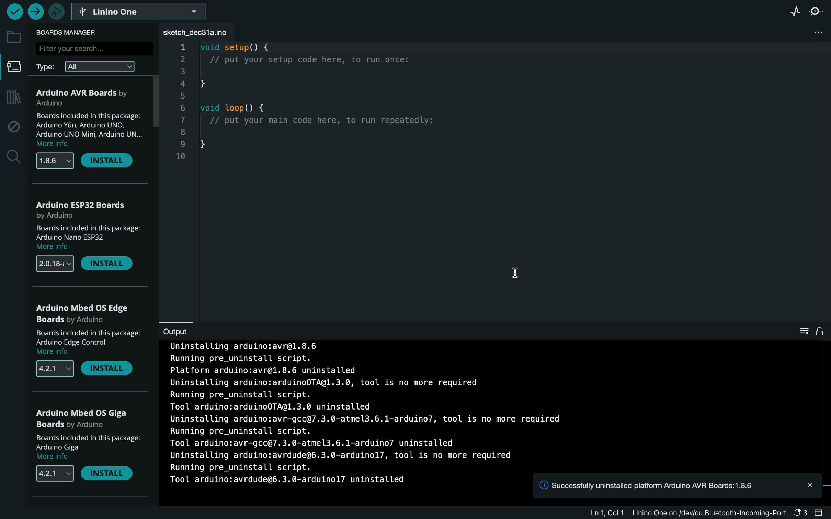  What do you see at coordinates (55, 145) in the screenshot?
I see `more info` at bounding box center [55, 145].